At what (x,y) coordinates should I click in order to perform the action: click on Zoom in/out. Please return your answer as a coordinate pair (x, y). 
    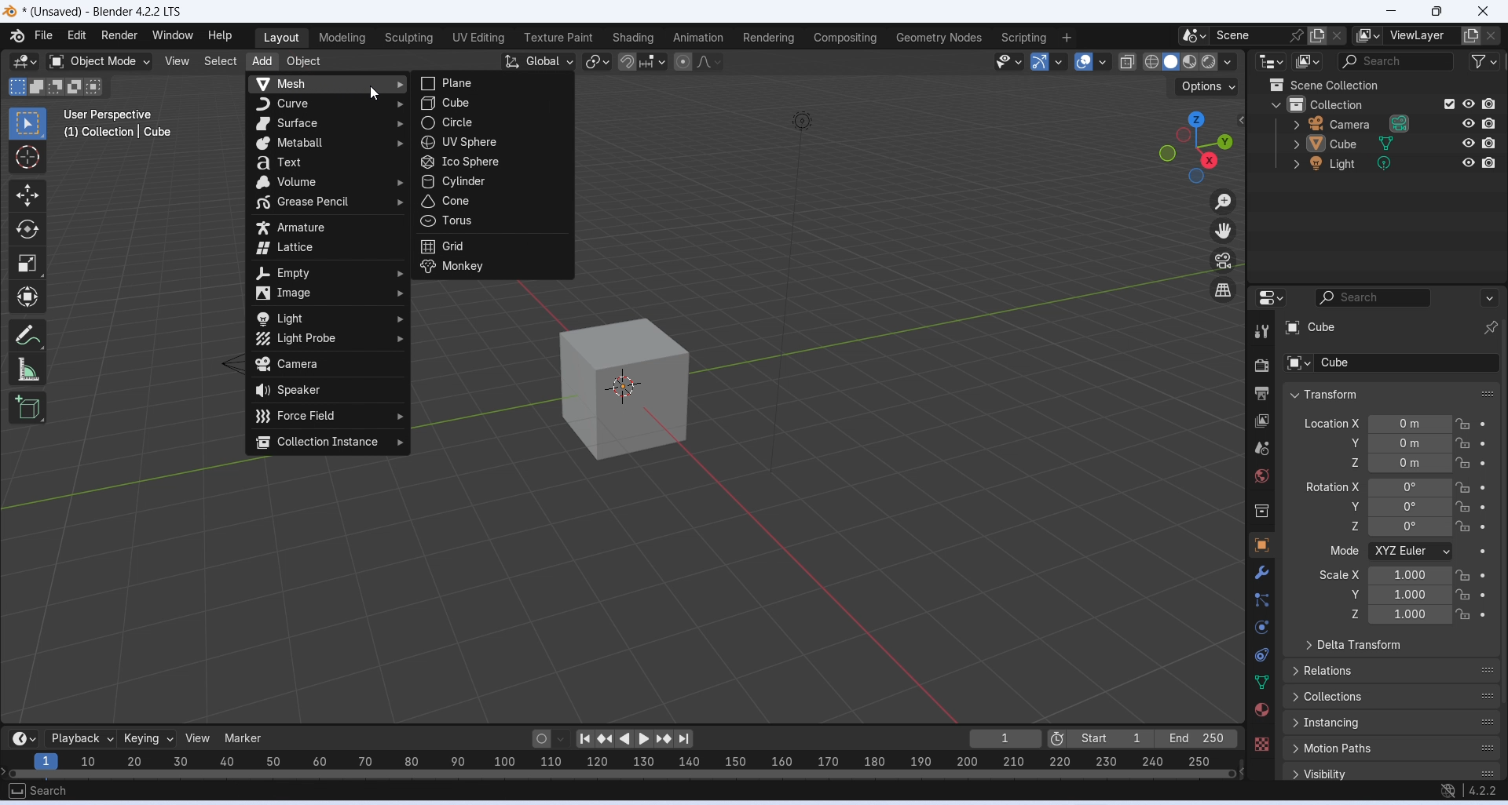
    Looking at the image, I should click on (1223, 203).